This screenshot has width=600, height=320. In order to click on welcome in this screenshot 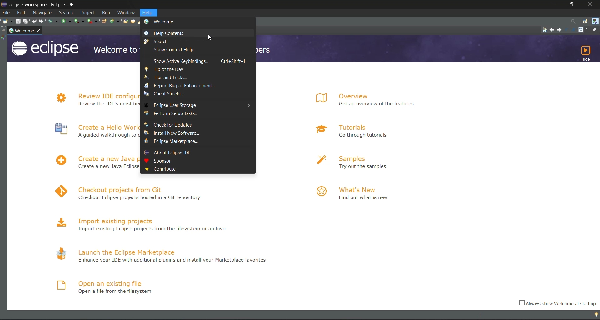, I will do `click(165, 22)`.